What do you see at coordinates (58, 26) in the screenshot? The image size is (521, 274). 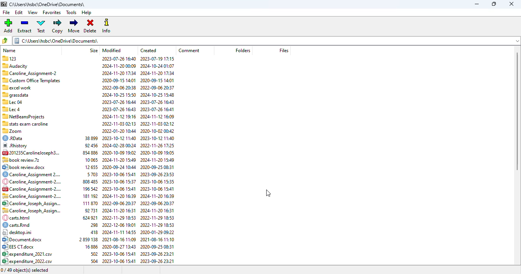 I see `copy` at bounding box center [58, 26].